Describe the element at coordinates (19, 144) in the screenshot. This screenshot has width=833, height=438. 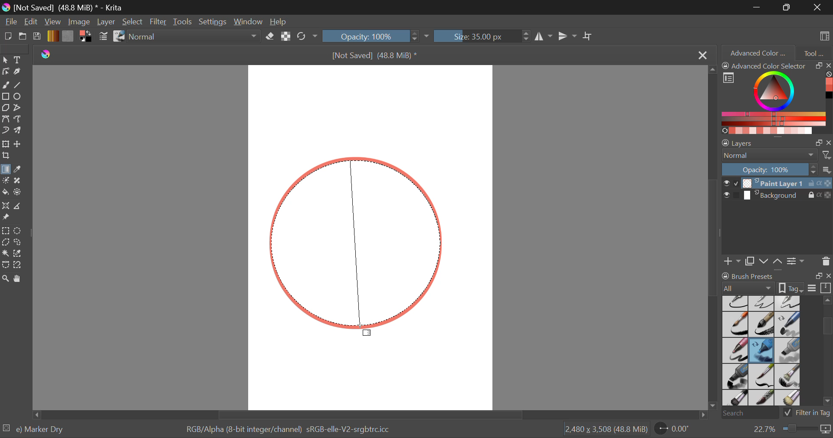
I see `Move a layer` at that location.